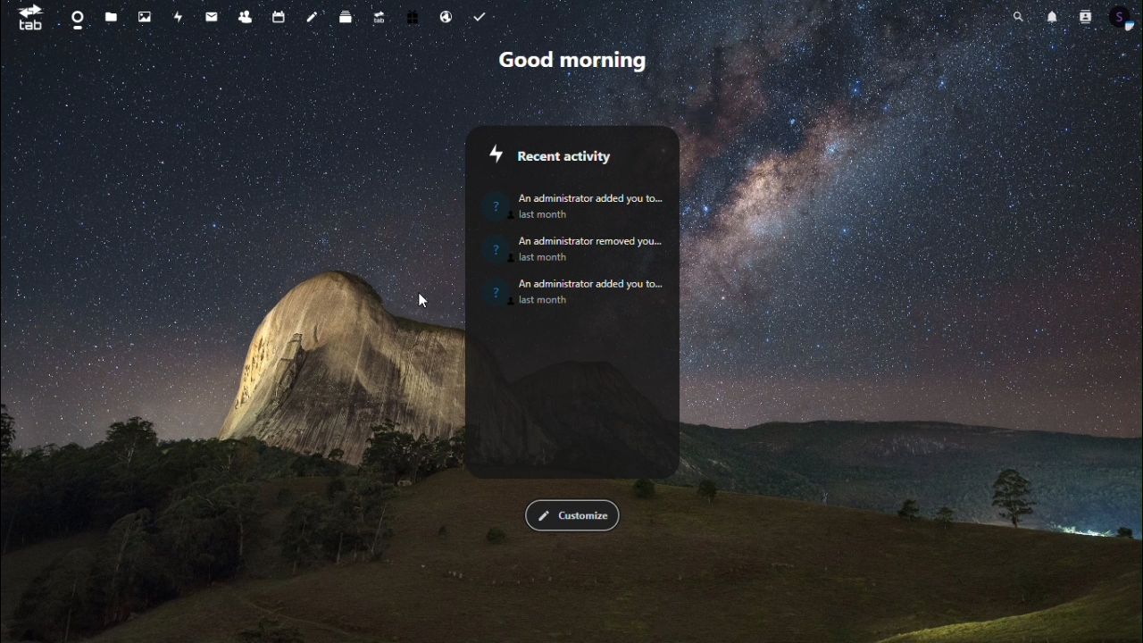 The width and height of the screenshot is (1143, 643). What do you see at coordinates (145, 15) in the screenshot?
I see `photo` at bounding box center [145, 15].